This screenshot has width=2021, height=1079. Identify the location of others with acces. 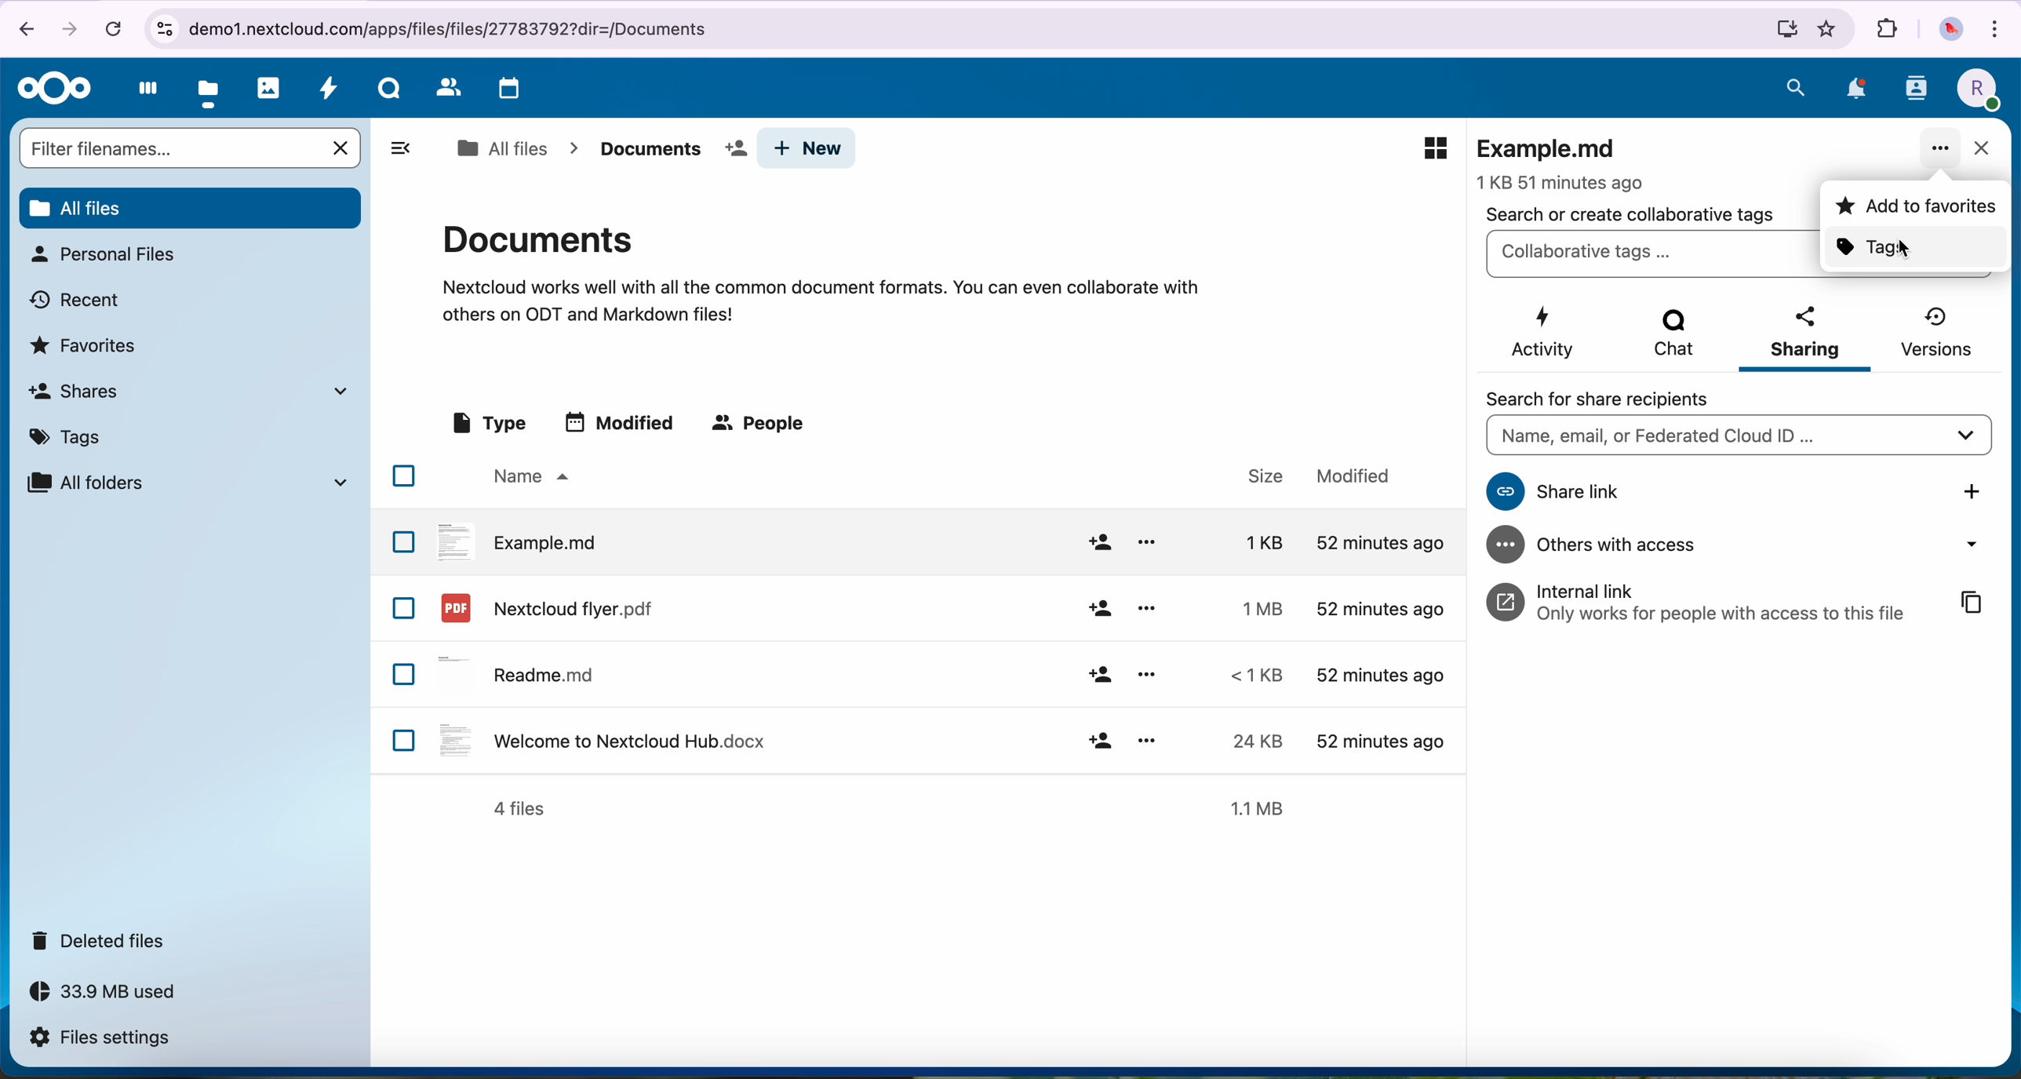
(1744, 545).